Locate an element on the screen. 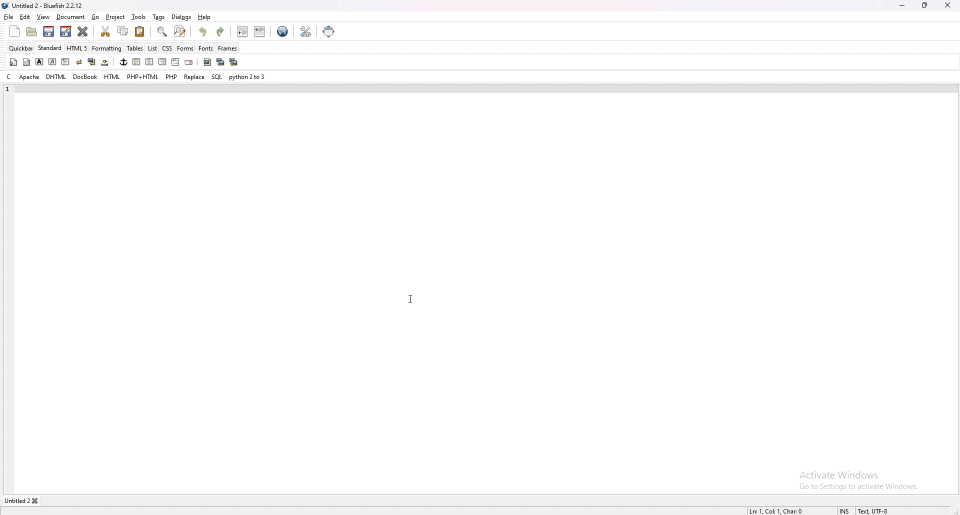 This screenshot has width=960, height=515. frames is located at coordinates (228, 47).